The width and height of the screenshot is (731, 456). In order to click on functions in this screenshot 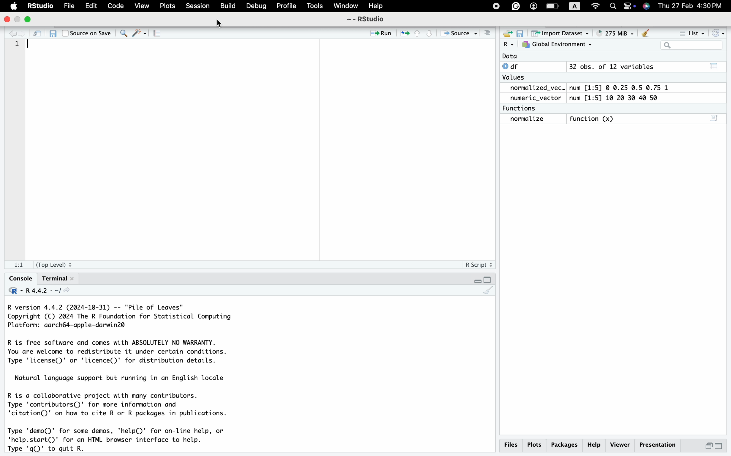, I will do `click(521, 109)`.